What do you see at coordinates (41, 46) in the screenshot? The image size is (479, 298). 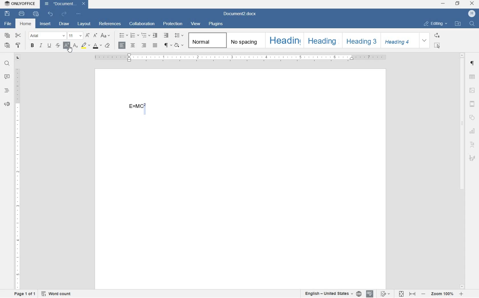 I see `italic` at bounding box center [41, 46].